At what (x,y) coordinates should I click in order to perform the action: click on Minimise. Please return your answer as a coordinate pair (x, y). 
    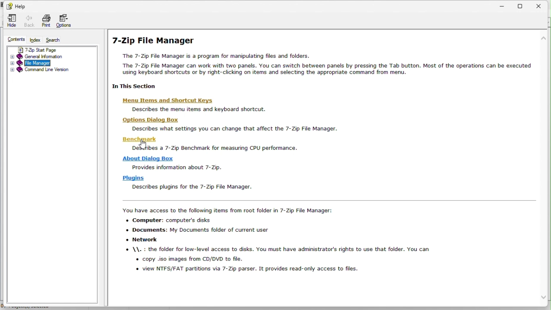
    Looking at the image, I should click on (501, 5).